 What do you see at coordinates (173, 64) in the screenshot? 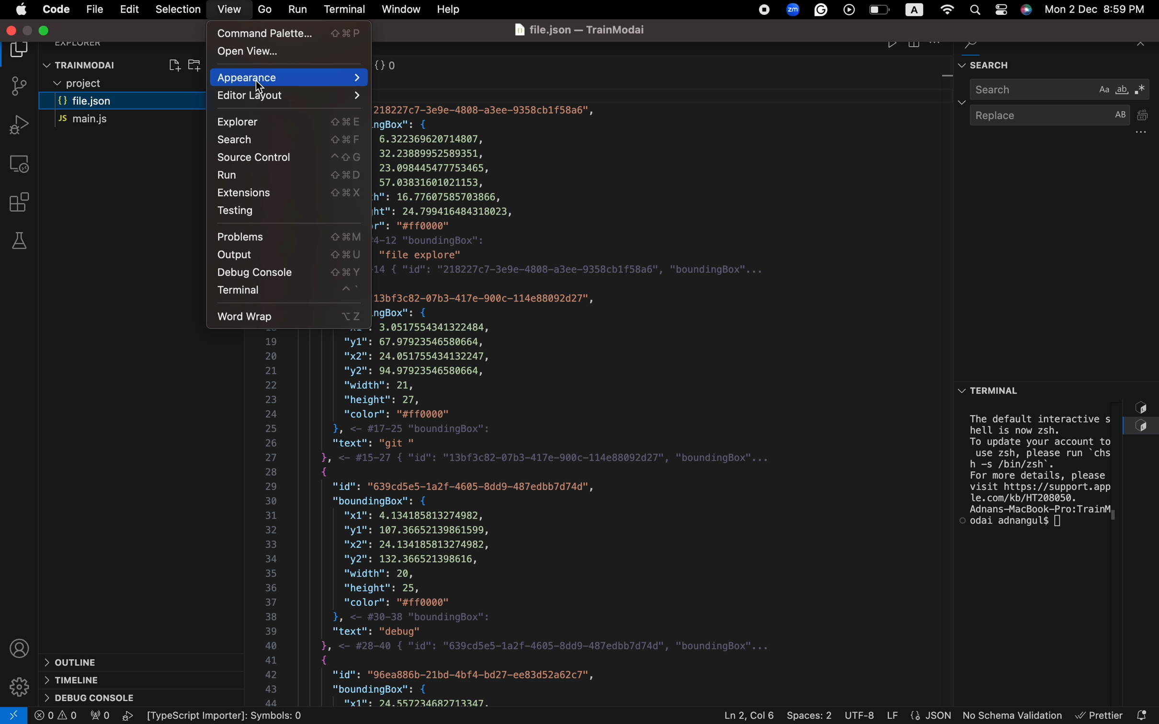
I see `create file` at bounding box center [173, 64].